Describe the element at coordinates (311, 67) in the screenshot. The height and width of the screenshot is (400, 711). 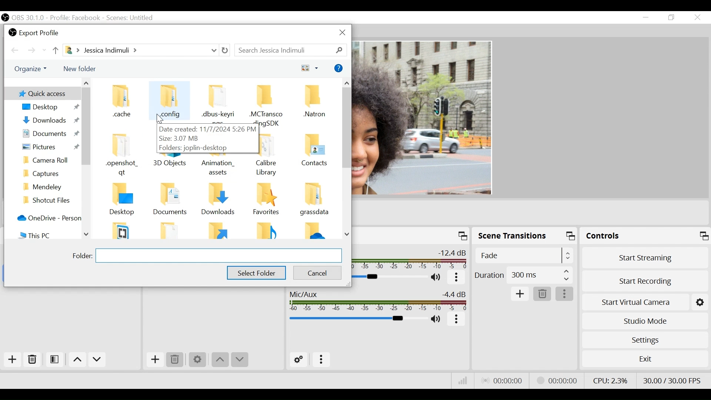
I see `Change your view` at that location.